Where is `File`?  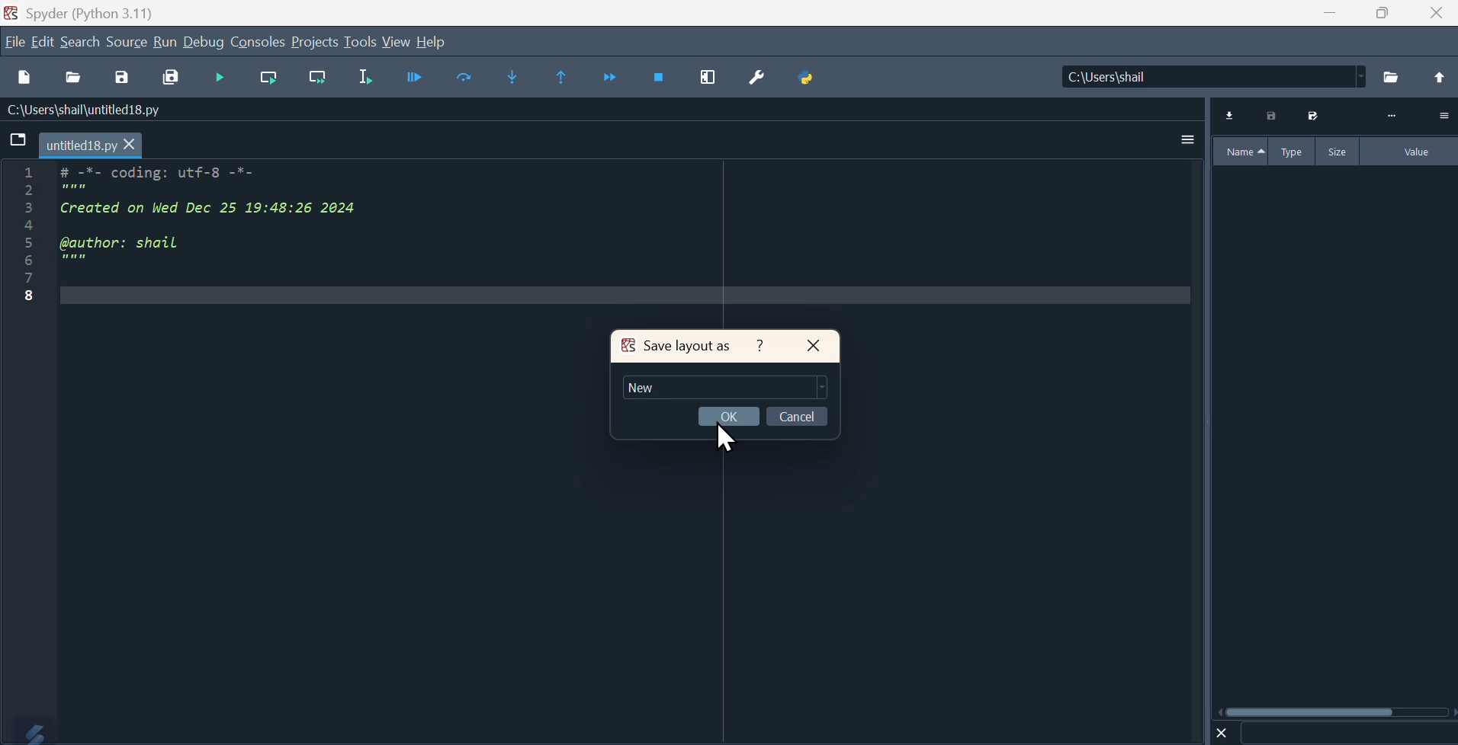 File is located at coordinates (19, 140).